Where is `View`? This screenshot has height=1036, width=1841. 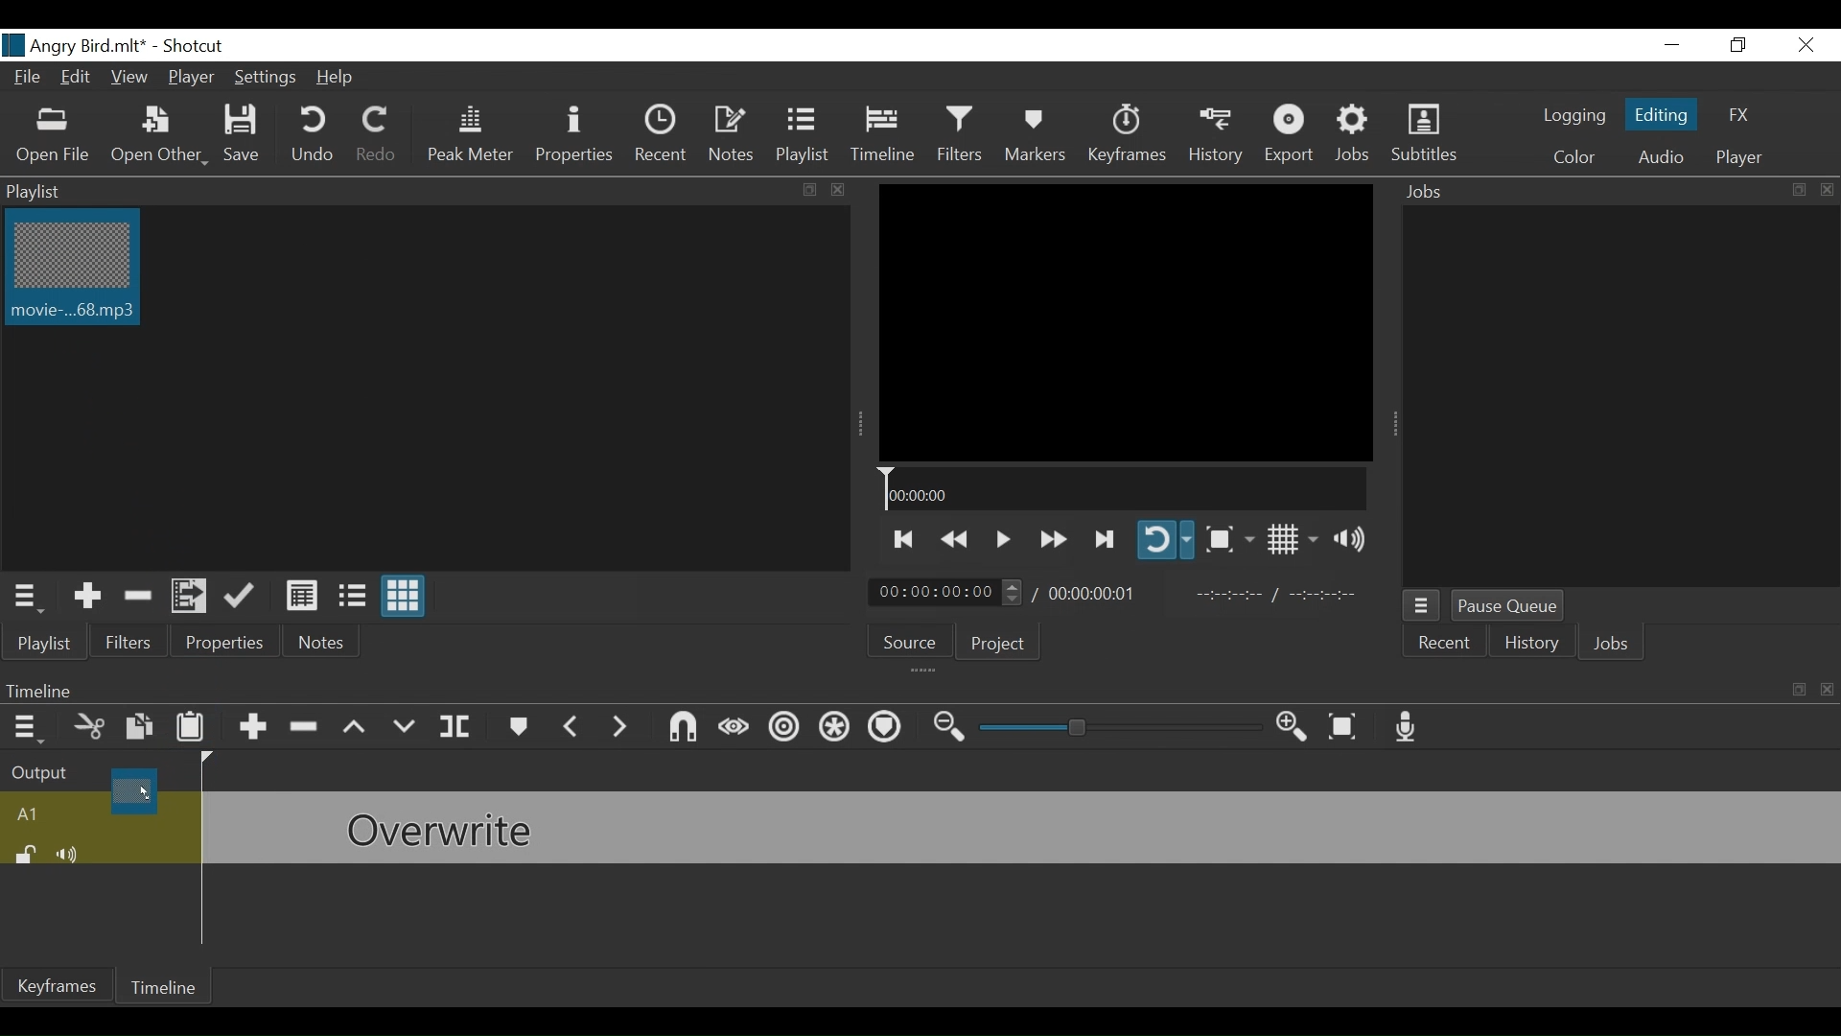 View is located at coordinates (129, 80).